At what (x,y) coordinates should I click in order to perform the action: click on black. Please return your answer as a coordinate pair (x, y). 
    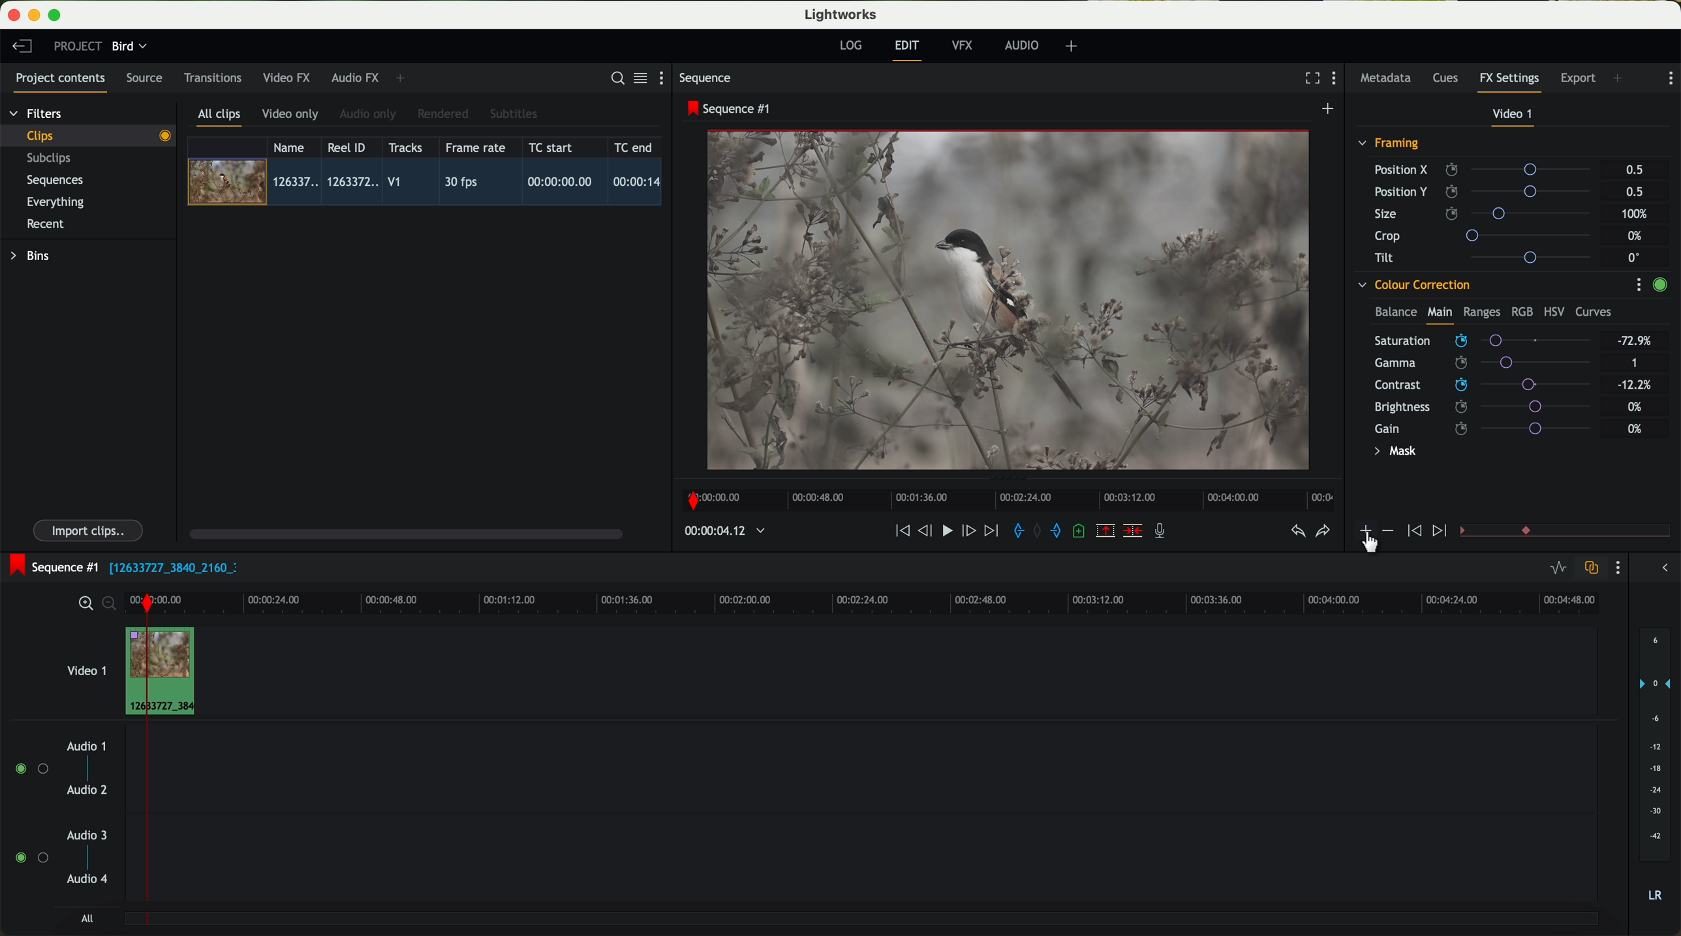
    Looking at the image, I should click on (168, 566).